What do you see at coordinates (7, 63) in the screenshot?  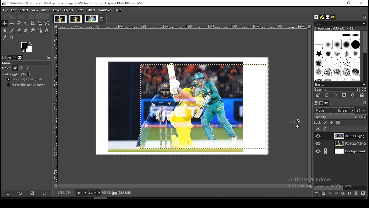 I see `move` at bounding box center [7, 63].